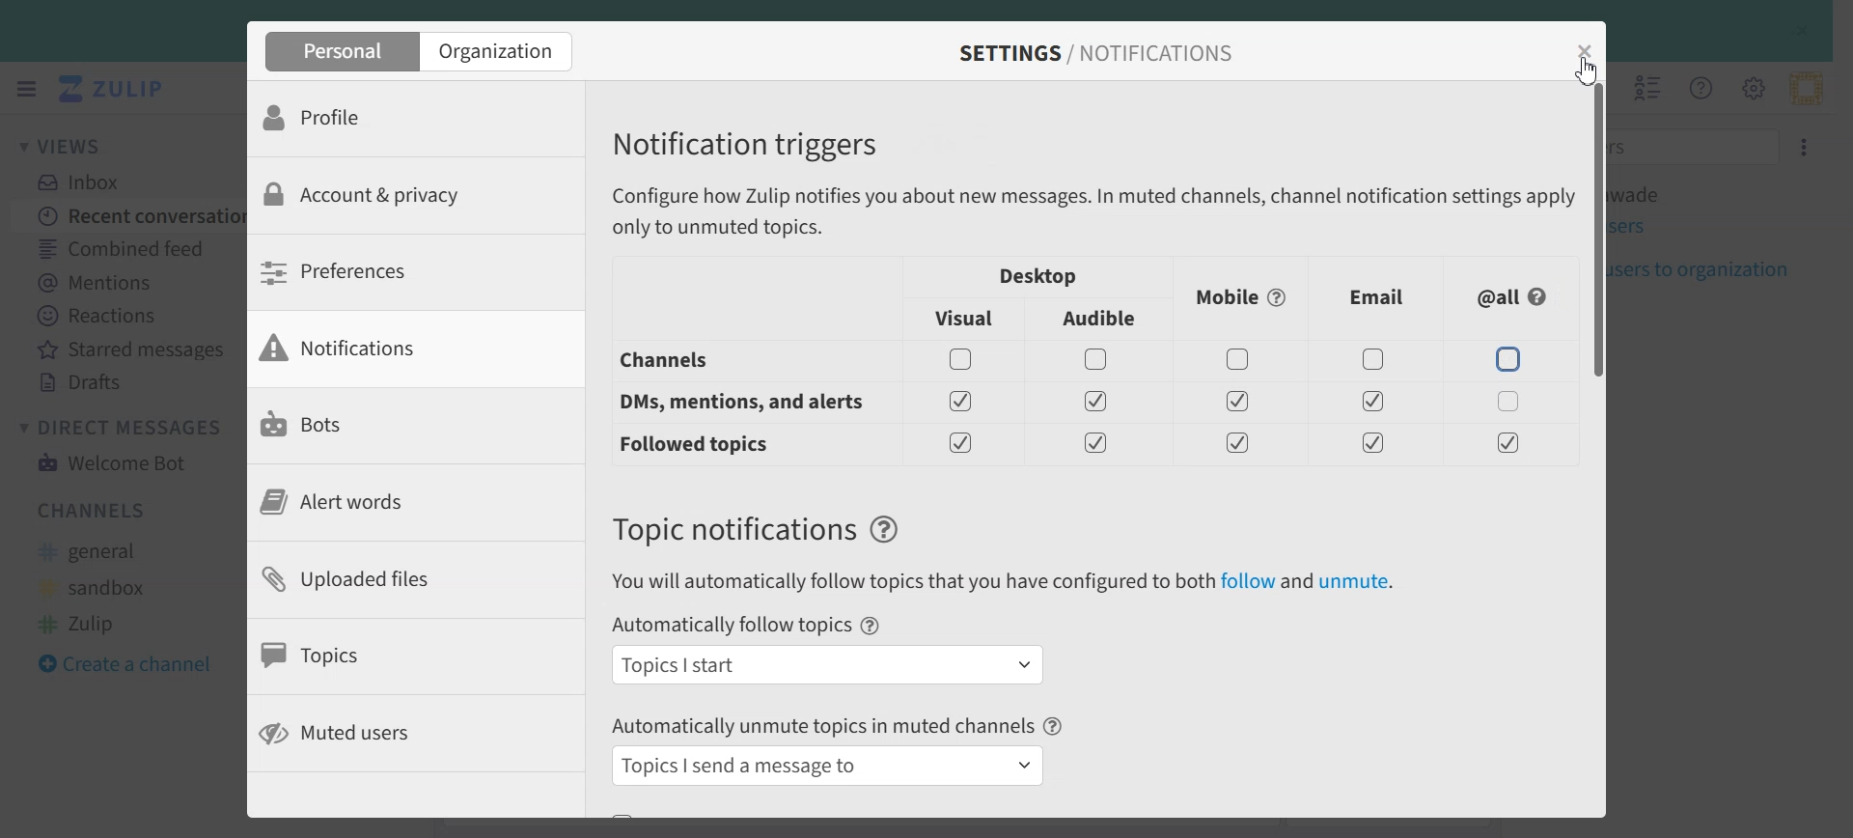 The image size is (1853, 838). I want to click on Settings, so click(1806, 145).